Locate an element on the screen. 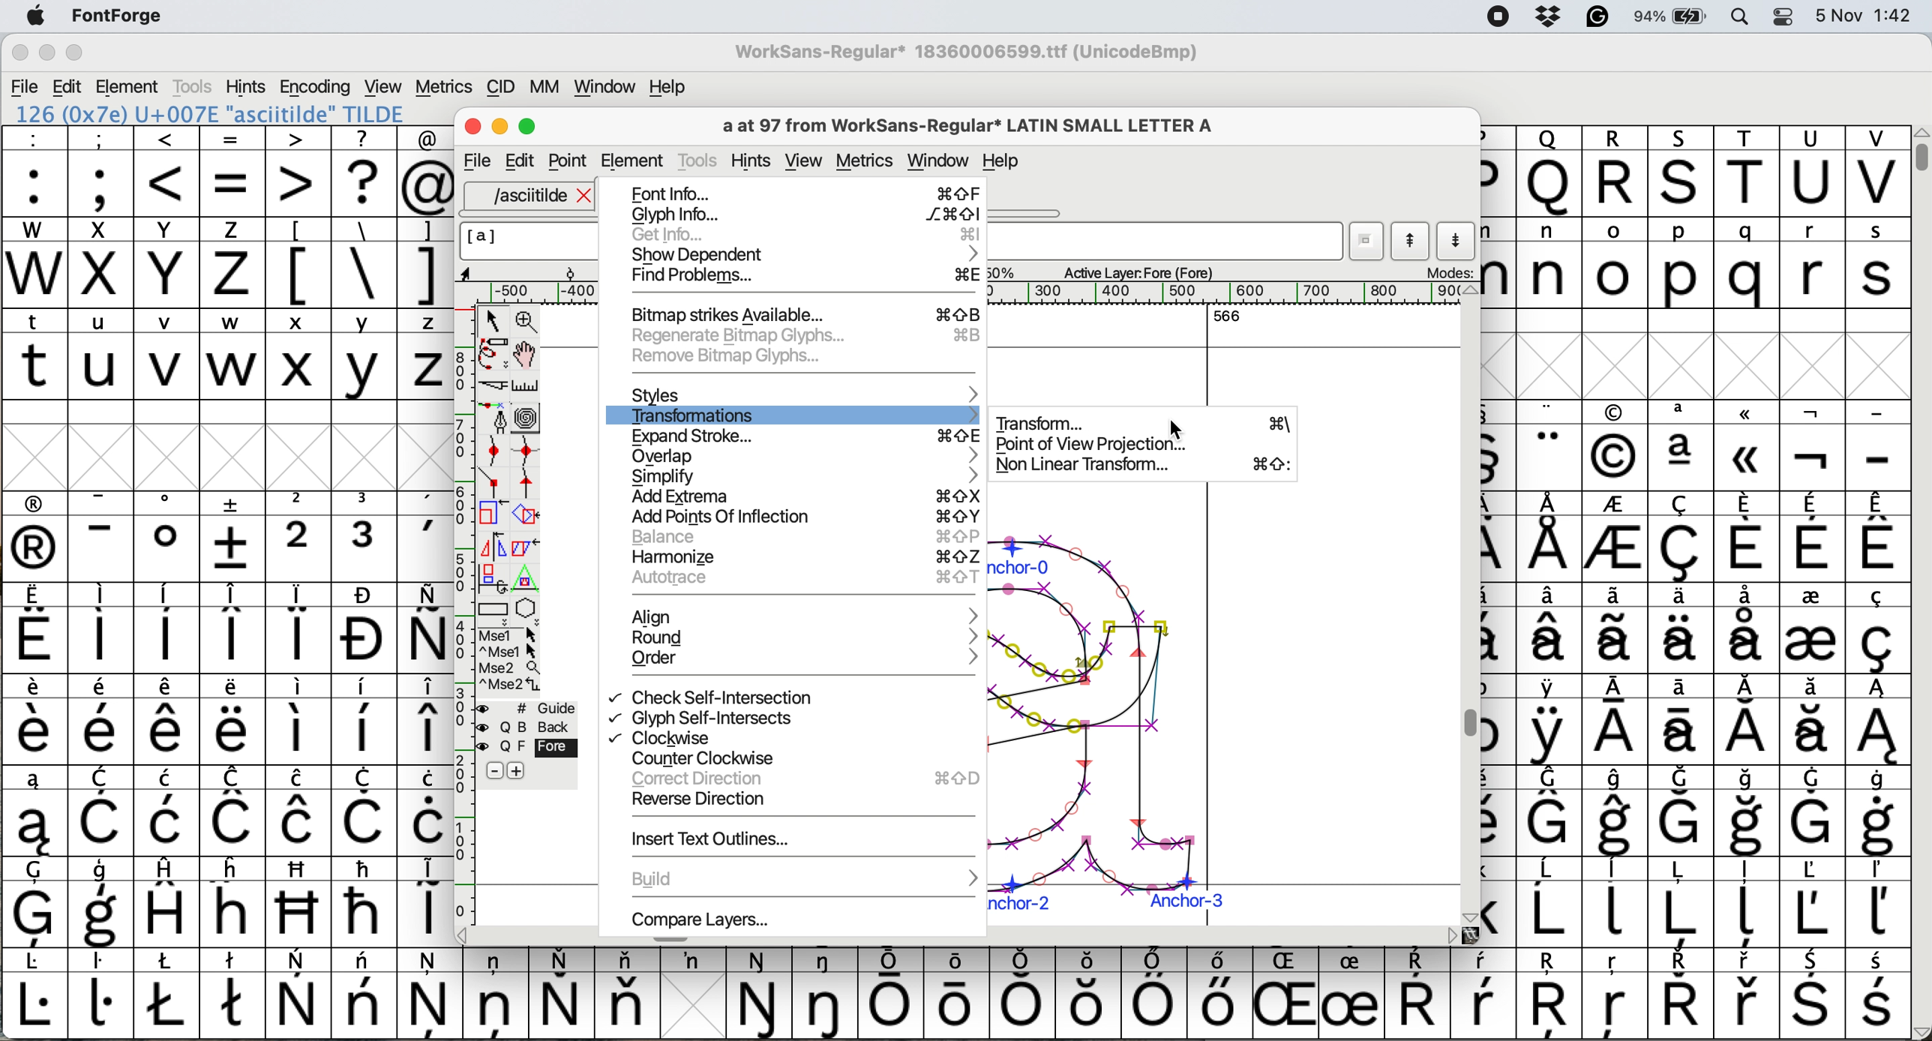 Image resolution: width=1932 pixels, height=1041 pixels. symbol is located at coordinates (300, 994).